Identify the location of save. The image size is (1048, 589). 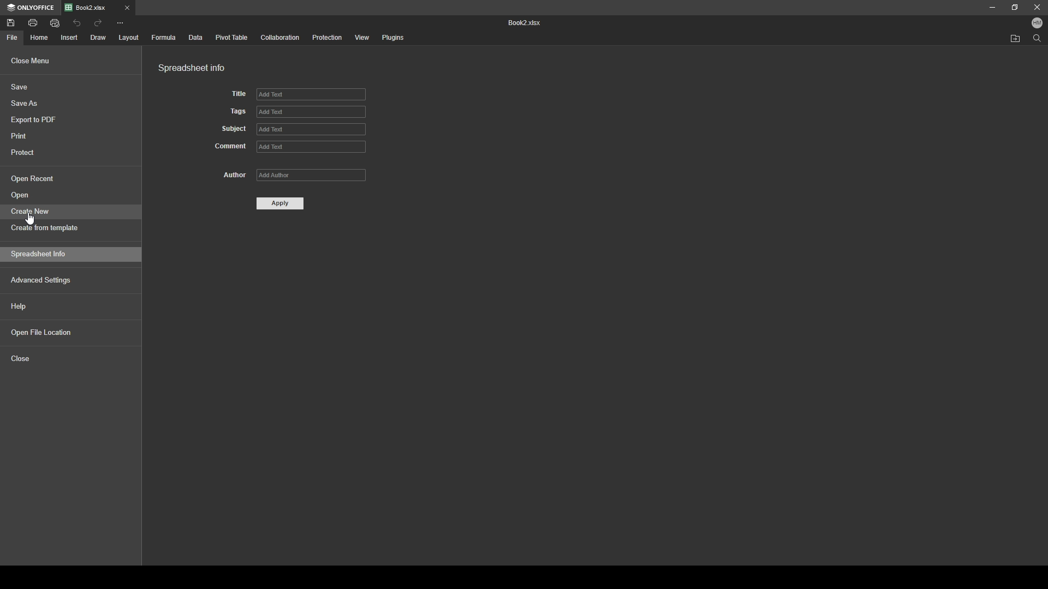
(68, 87).